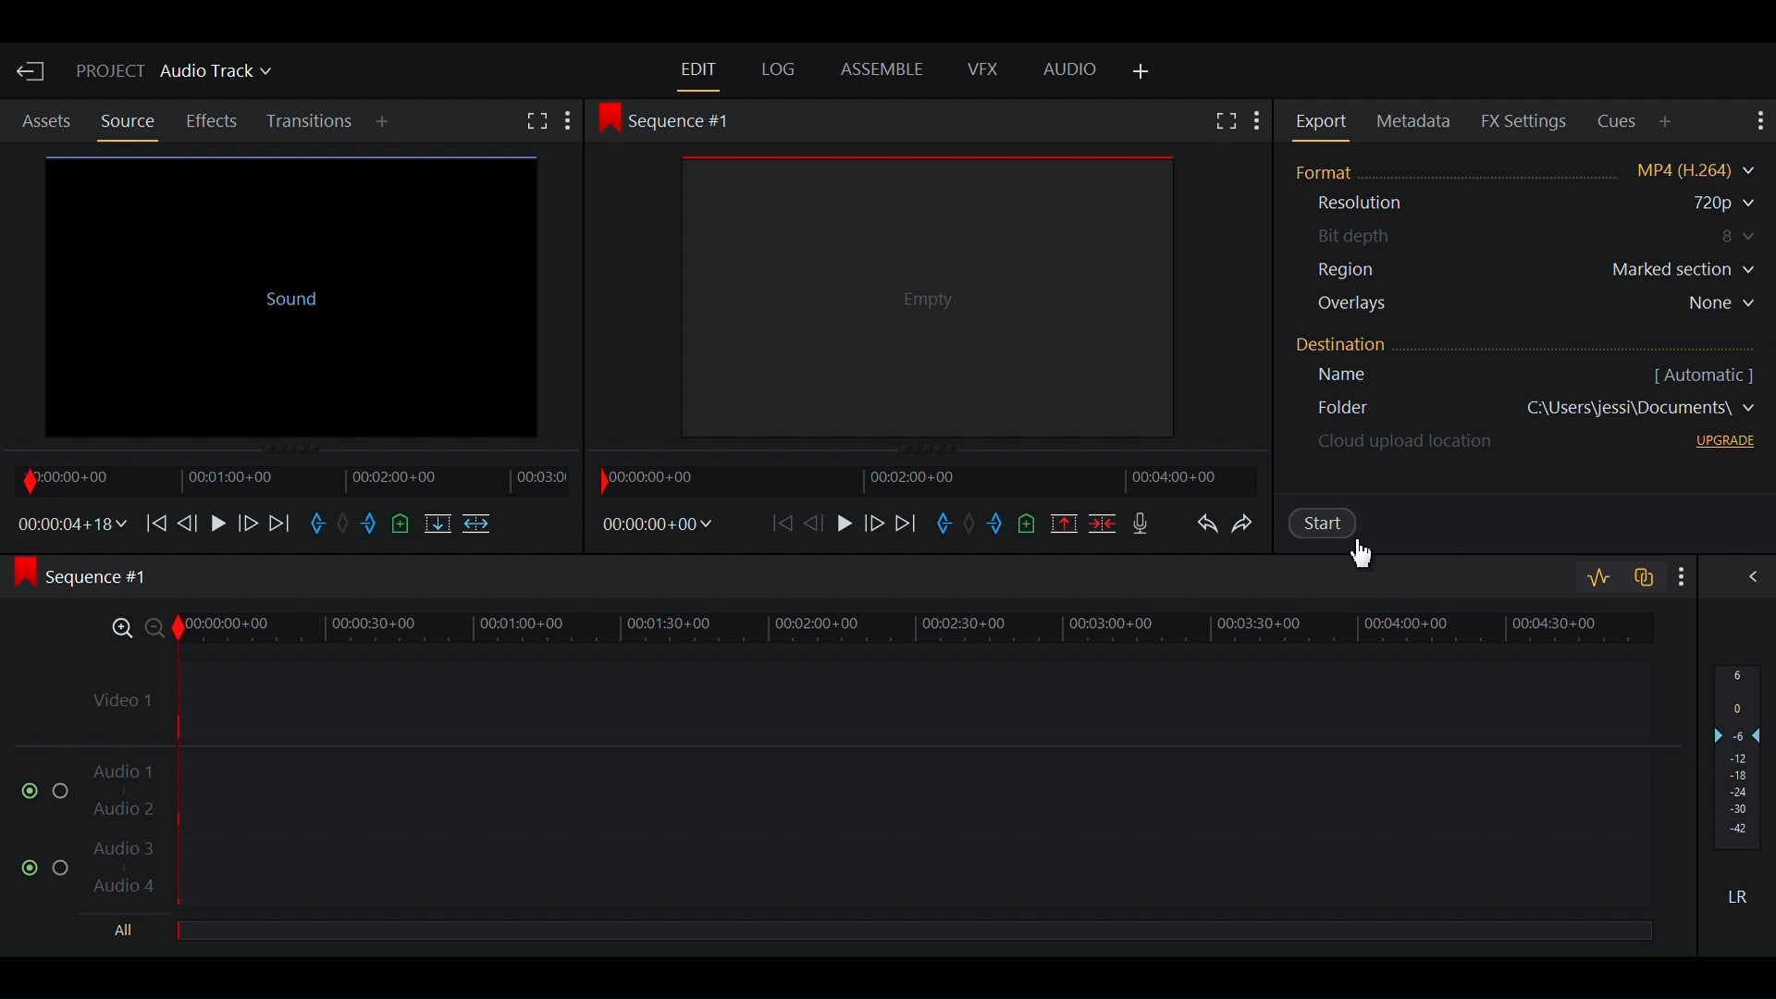 This screenshot has height=999, width=1776. I want to click on Start, so click(1338, 526).